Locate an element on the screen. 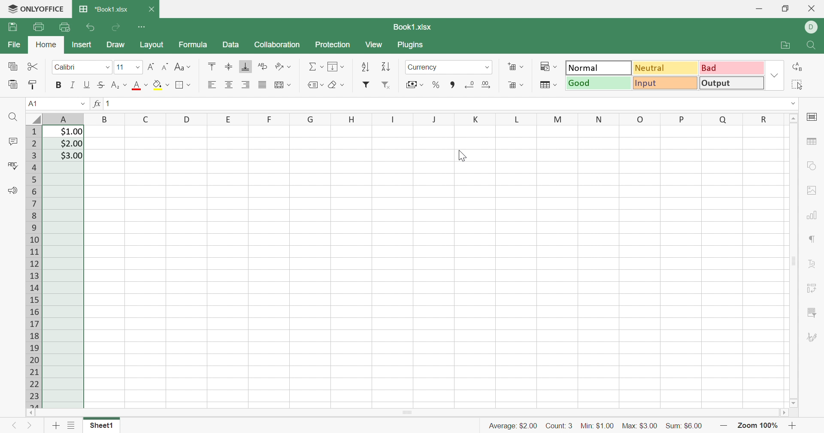 This screenshot has width=824, height=433. Underline is located at coordinates (86, 85).